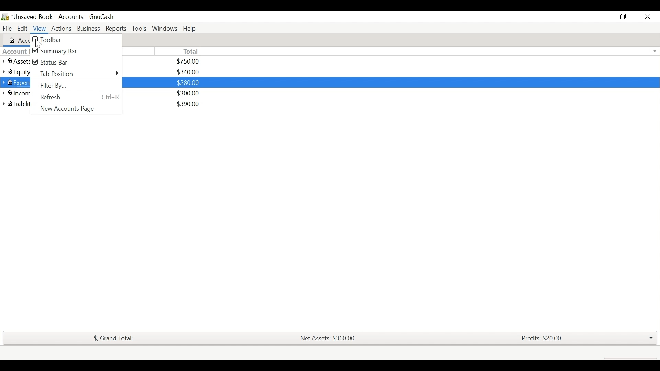  I want to click on Refresh, so click(77, 97).